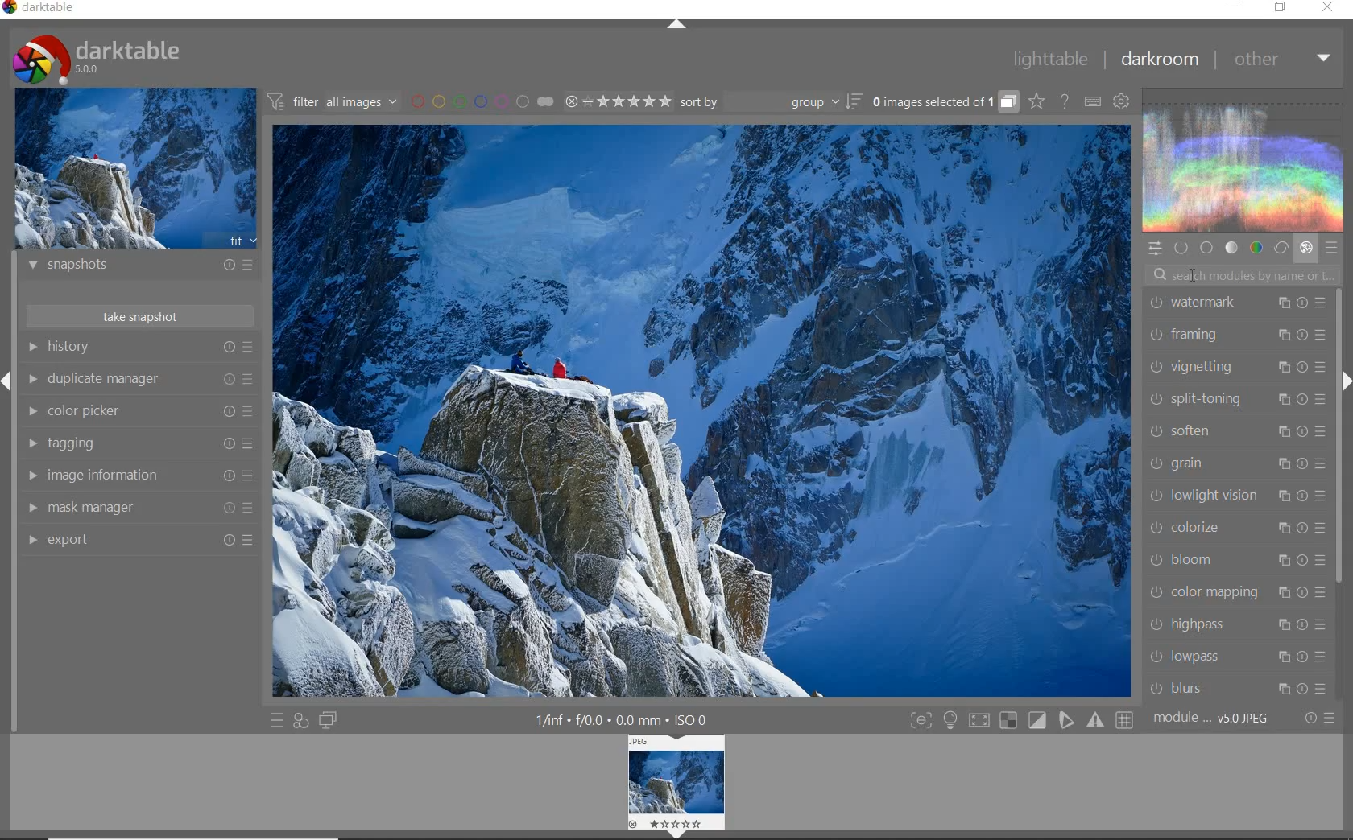 Image resolution: width=1353 pixels, height=840 pixels. Describe the element at coordinates (1235, 305) in the screenshot. I see `watermark` at that location.